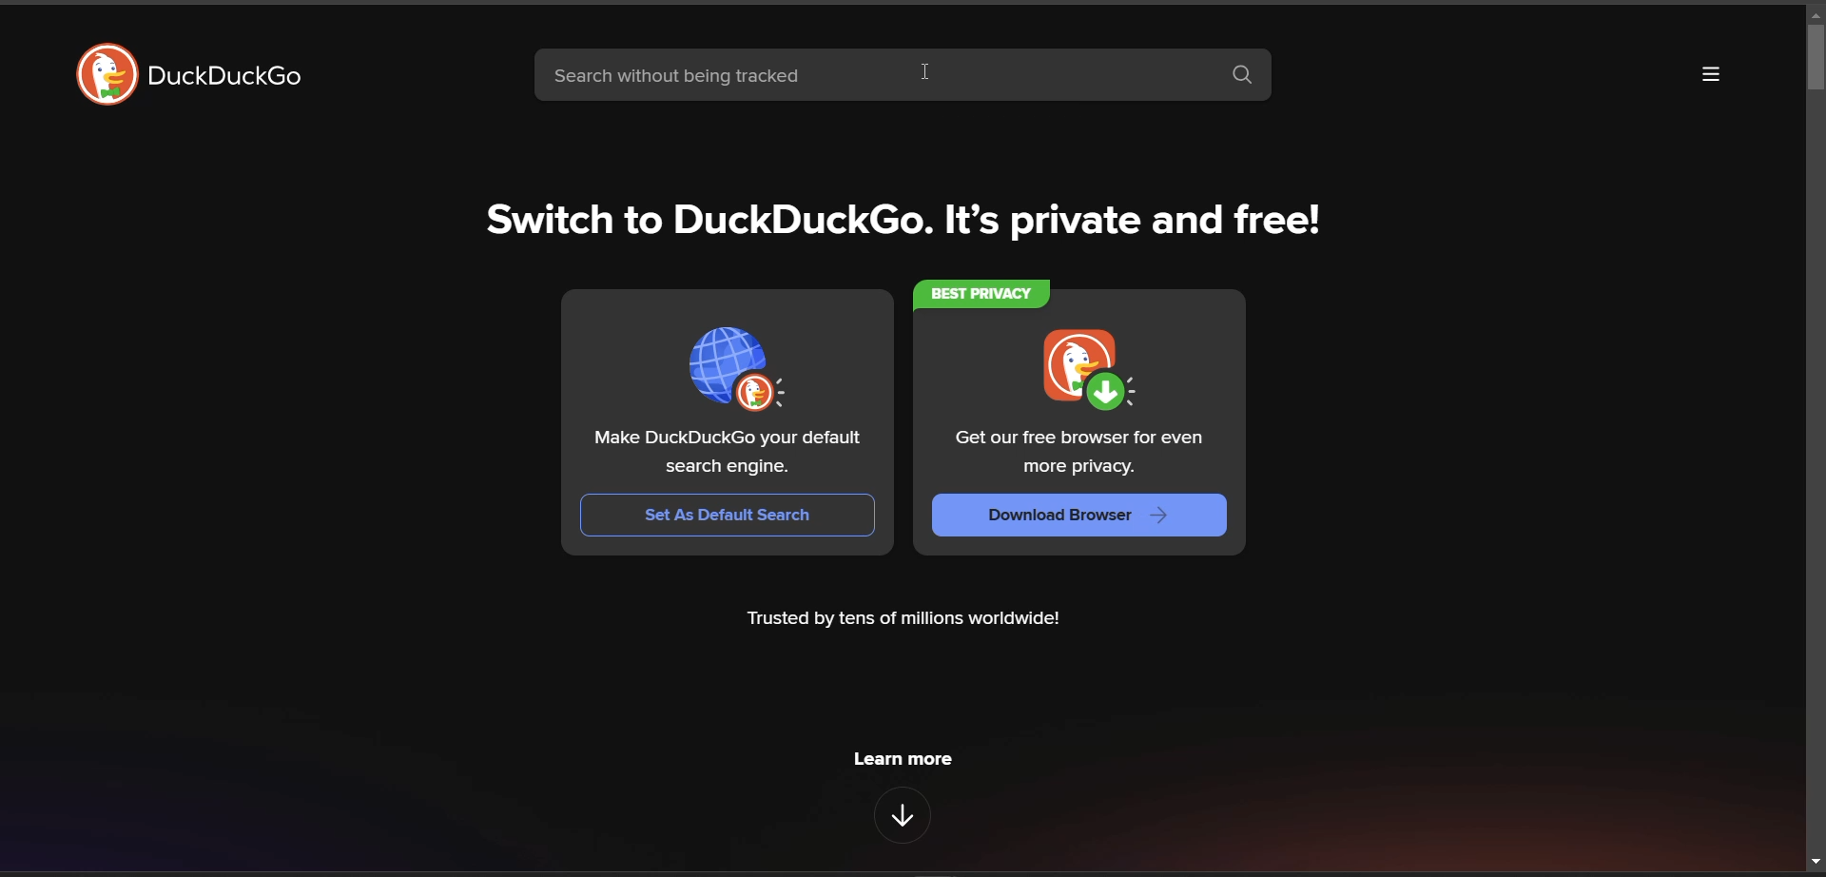 The height and width of the screenshot is (877, 1826). I want to click on icon, so click(734, 366).